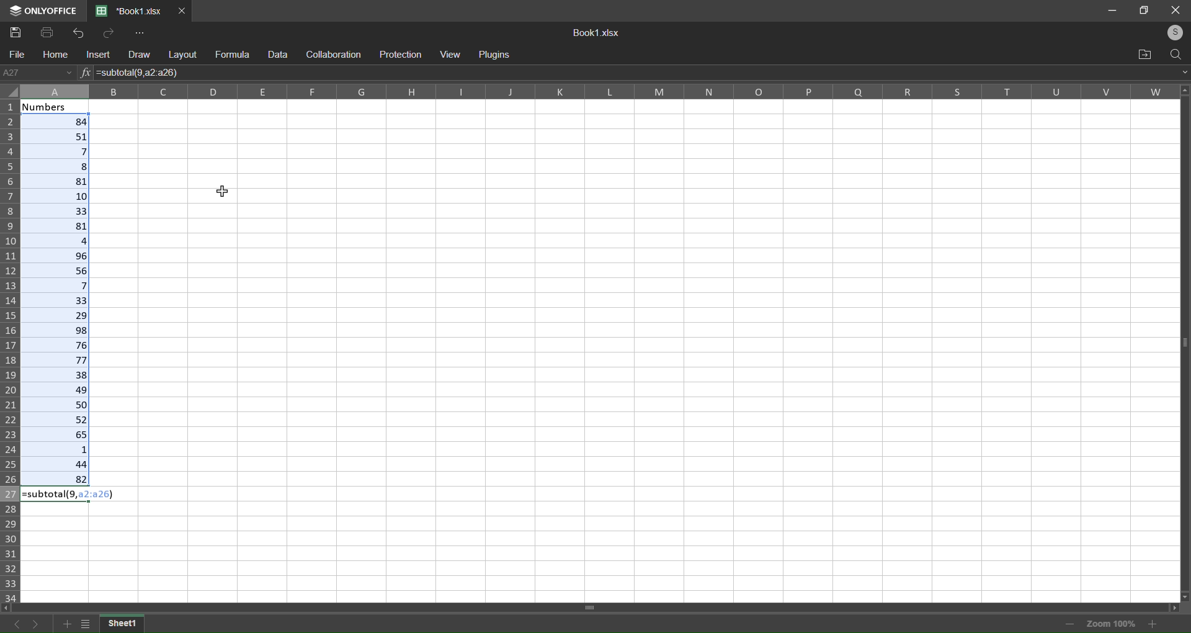  What do you see at coordinates (1174, 55) in the screenshot?
I see `search` at bounding box center [1174, 55].